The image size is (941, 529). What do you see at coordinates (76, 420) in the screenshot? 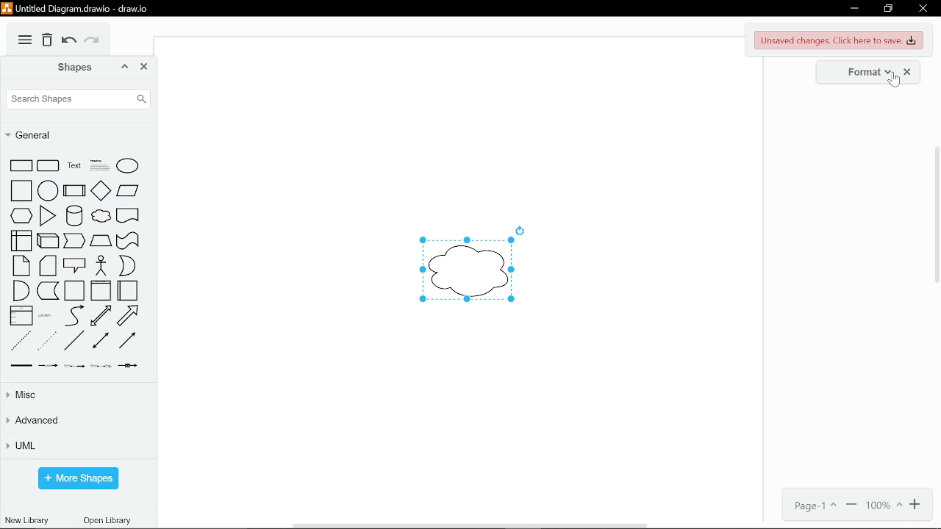
I see `advanced` at bounding box center [76, 420].